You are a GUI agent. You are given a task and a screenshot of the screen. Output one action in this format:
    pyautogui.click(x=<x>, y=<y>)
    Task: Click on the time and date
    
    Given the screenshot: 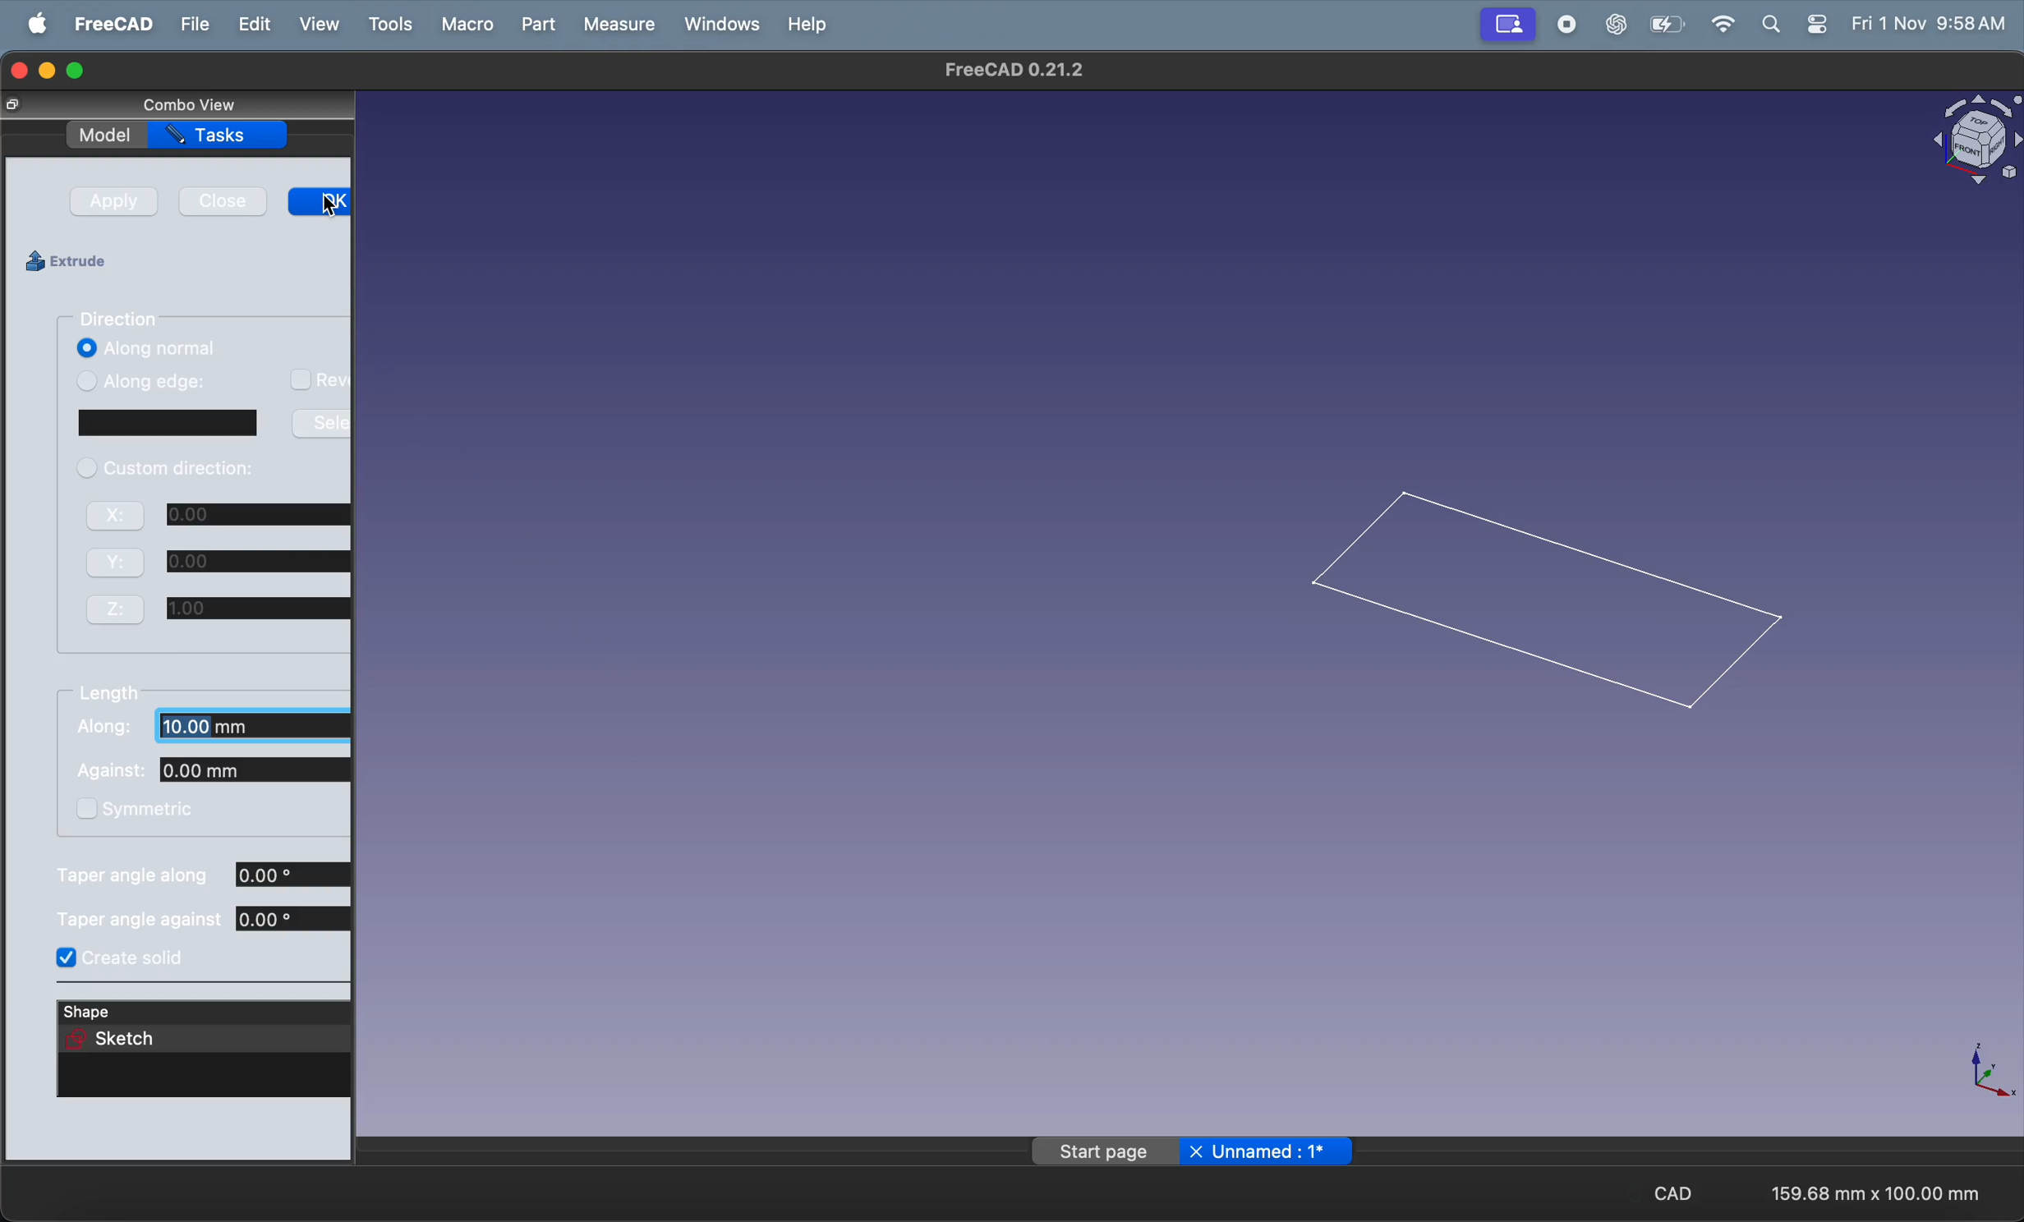 What is the action you would take?
    pyautogui.click(x=1932, y=24)
    